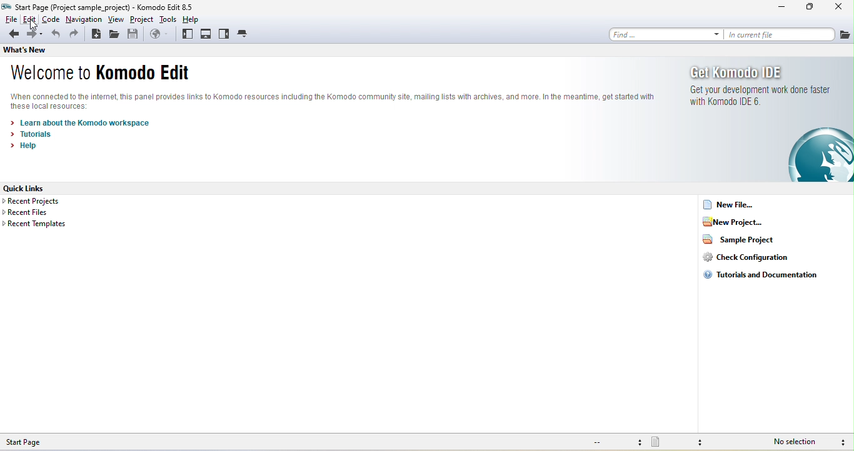 The image size is (854, 451). I want to click on quick links, so click(30, 187).